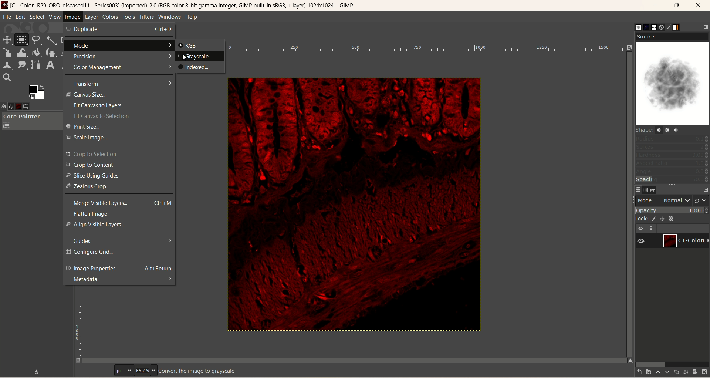  Describe the element at coordinates (119, 214) in the screenshot. I see `flatten image` at that location.